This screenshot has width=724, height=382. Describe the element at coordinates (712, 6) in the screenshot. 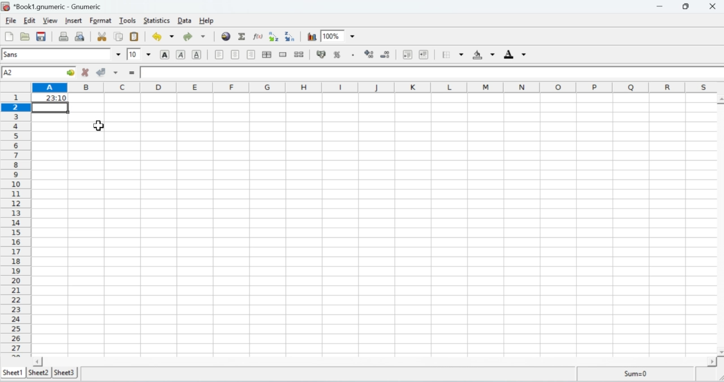

I see `Close` at that location.